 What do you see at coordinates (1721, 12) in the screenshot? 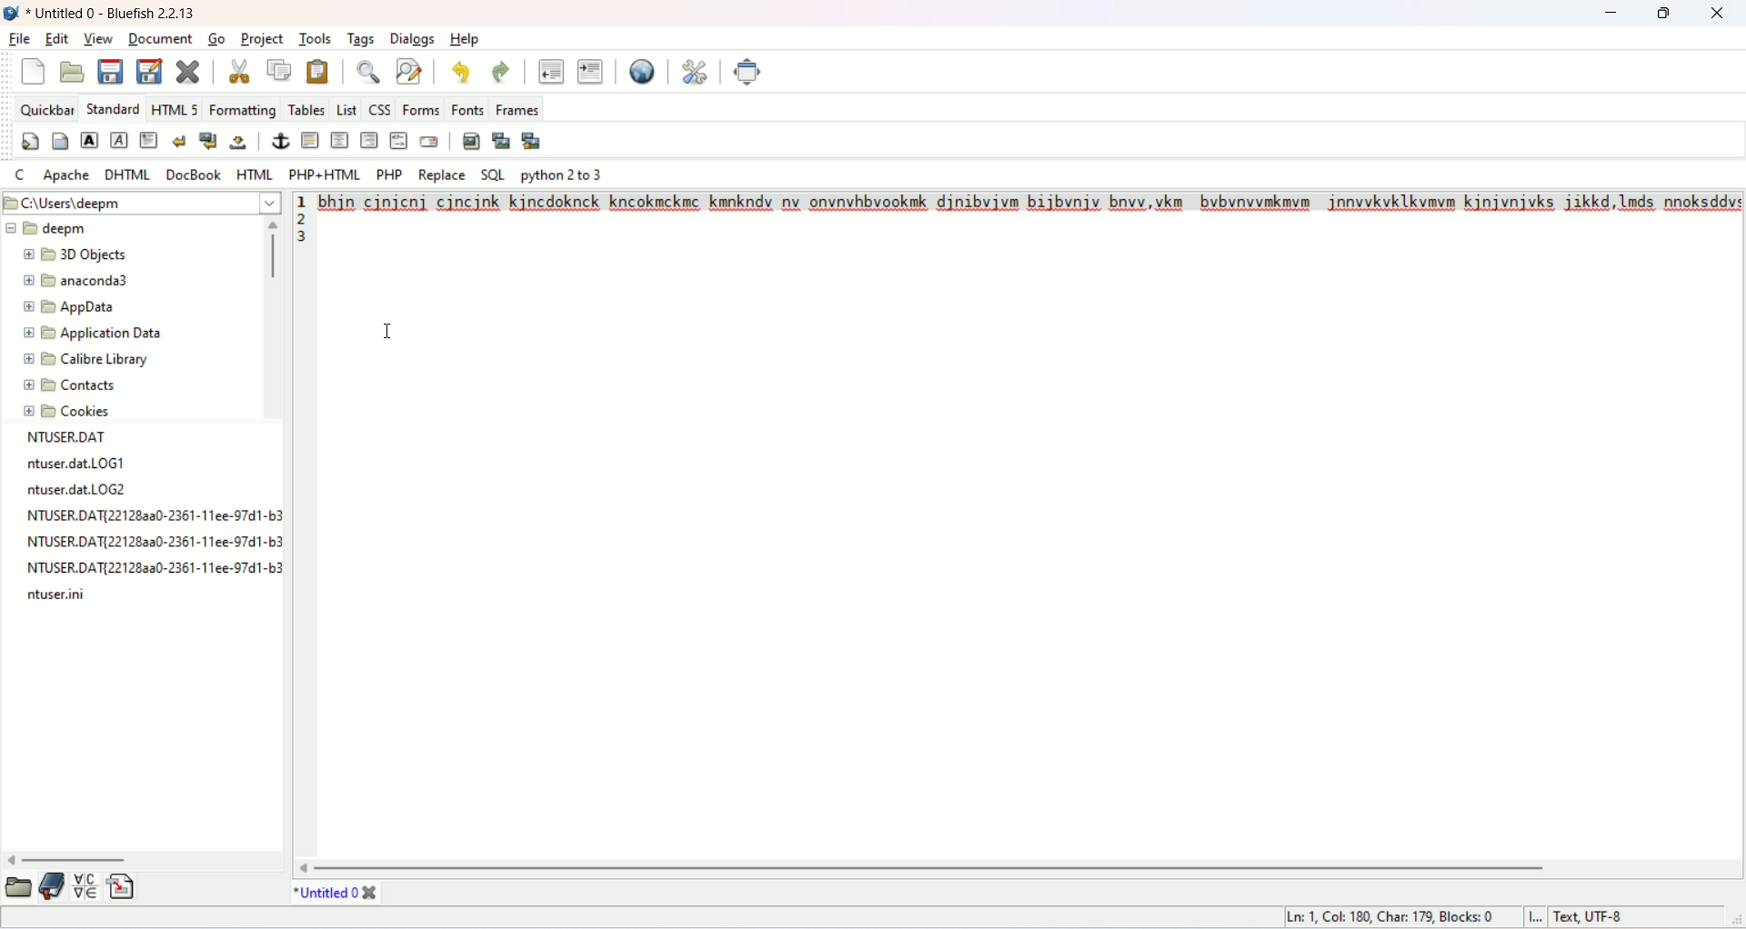
I see `close` at bounding box center [1721, 12].